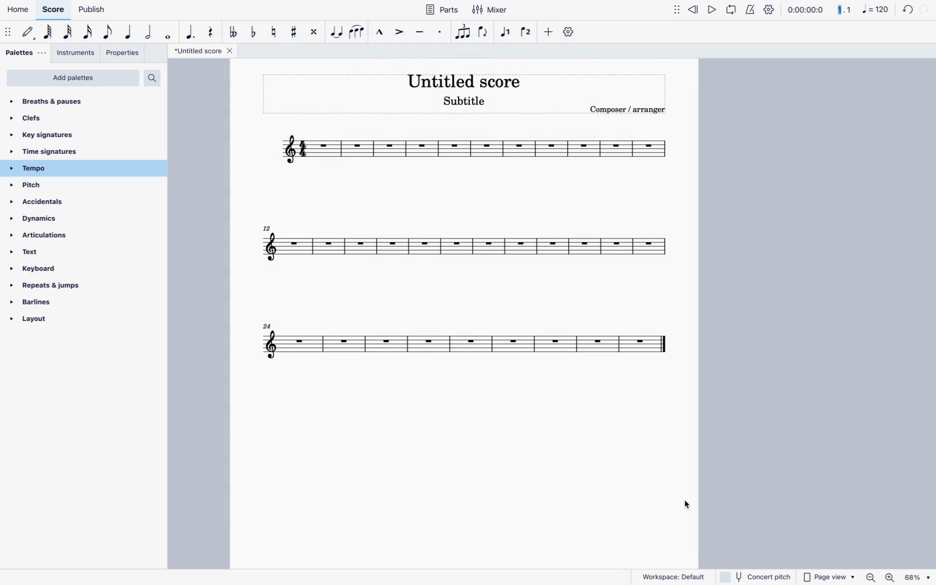  I want to click on layout, so click(53, 322).